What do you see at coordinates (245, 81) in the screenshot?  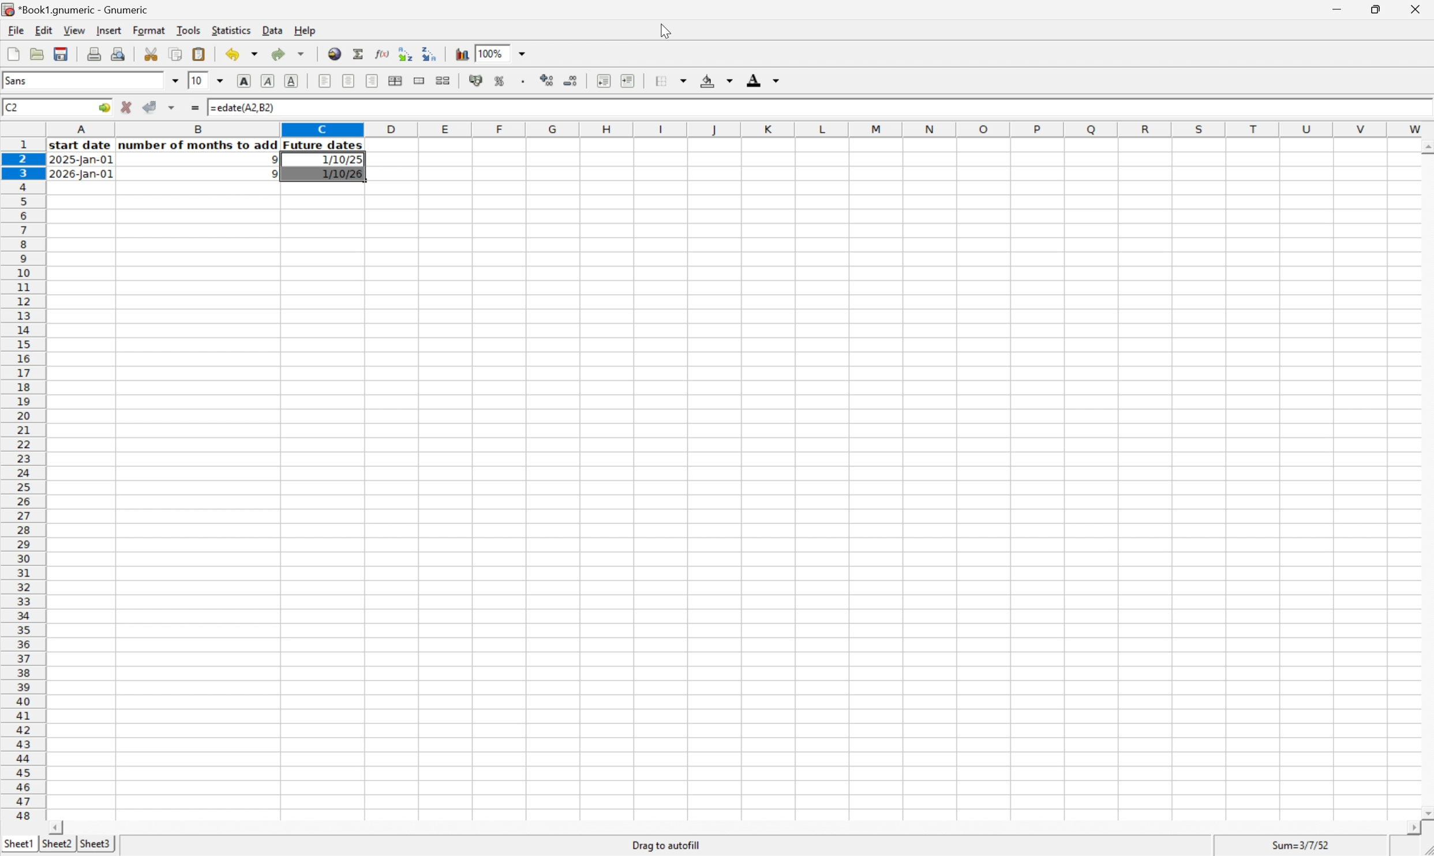 I see `Bold` at bounding box center [245, 81].